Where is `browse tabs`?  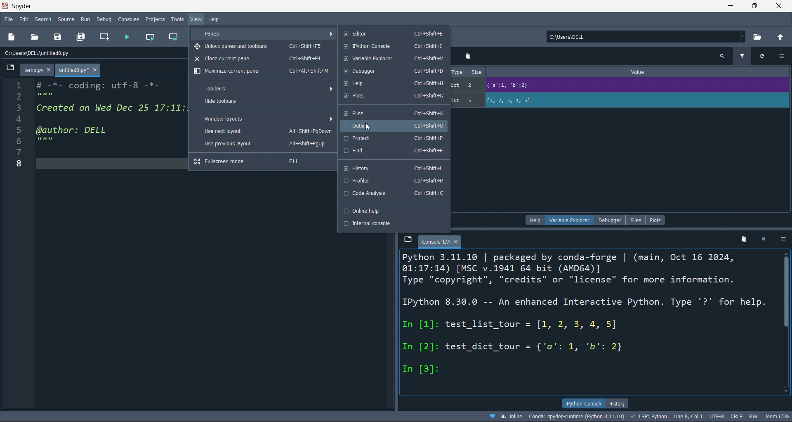 browse tabs is located at coordinates (408, 242).